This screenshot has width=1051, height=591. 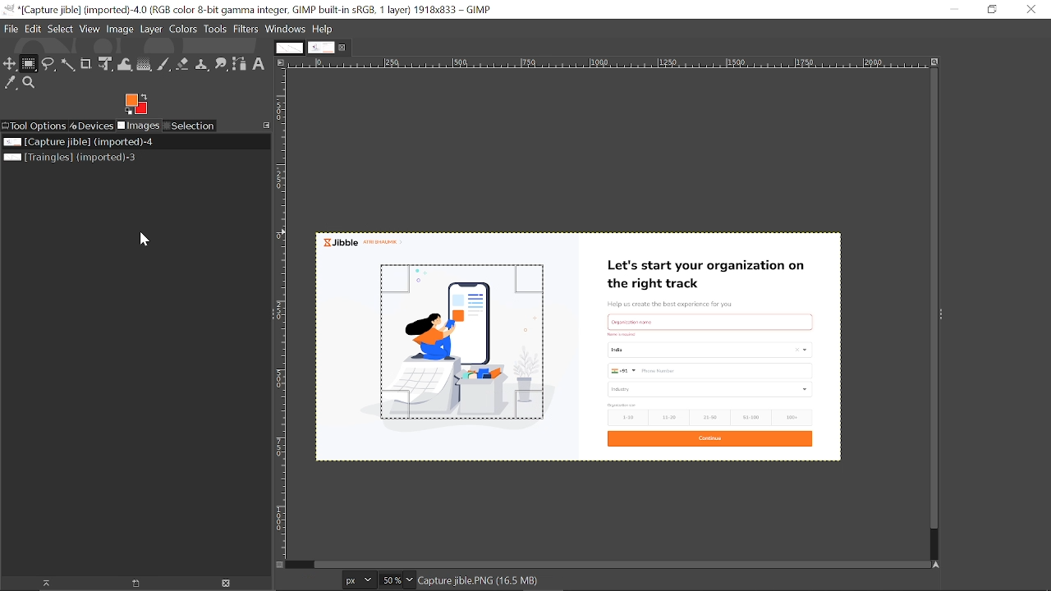 What do you see at coordinates (217, 30) in the screenshot?
I see `Tools` at bounding box center [217, 30].